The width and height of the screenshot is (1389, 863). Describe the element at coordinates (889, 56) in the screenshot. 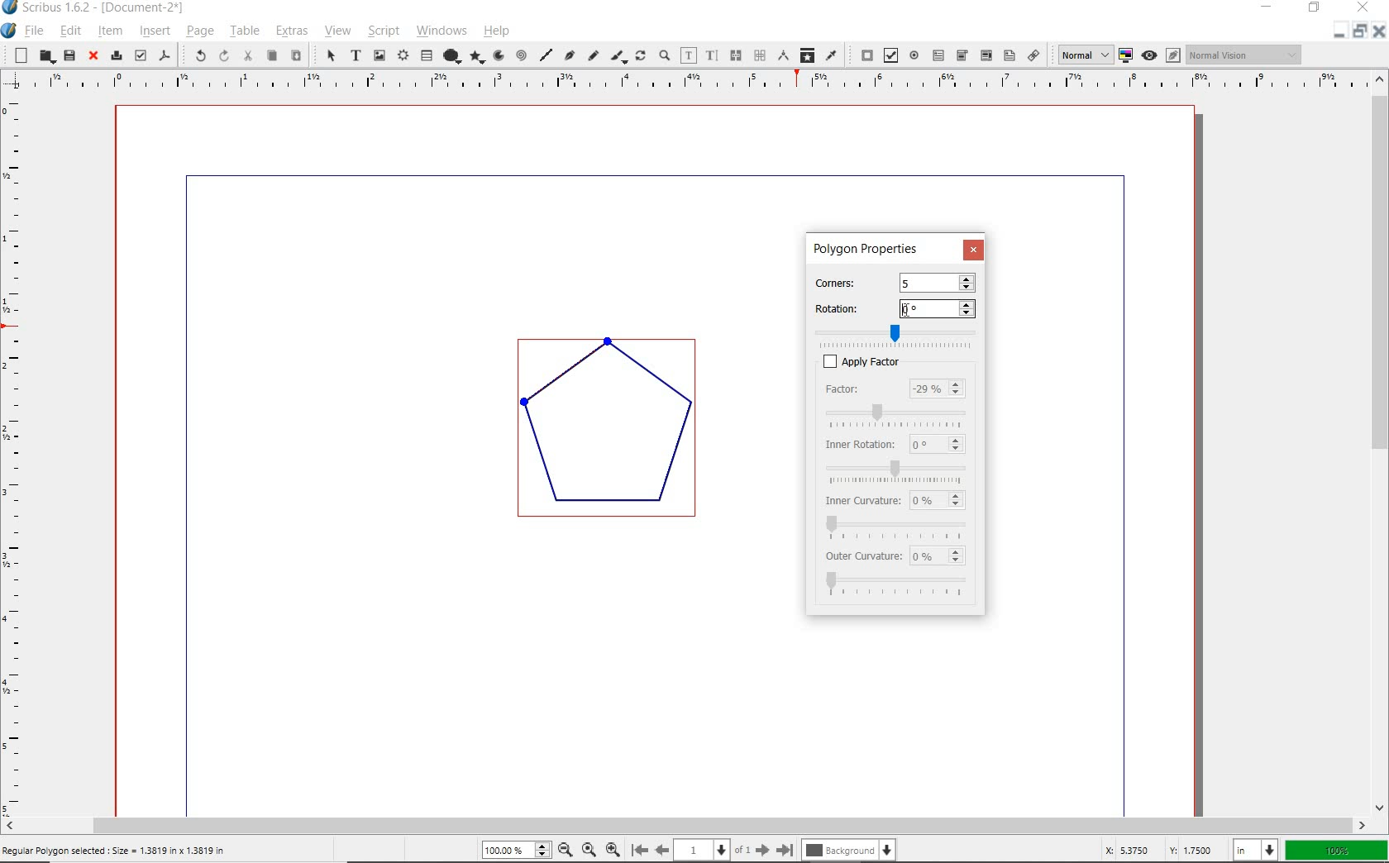

I see `pdf check box` at that location.